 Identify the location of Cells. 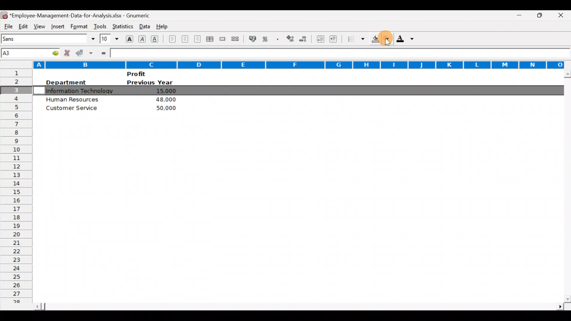
(293, 210).